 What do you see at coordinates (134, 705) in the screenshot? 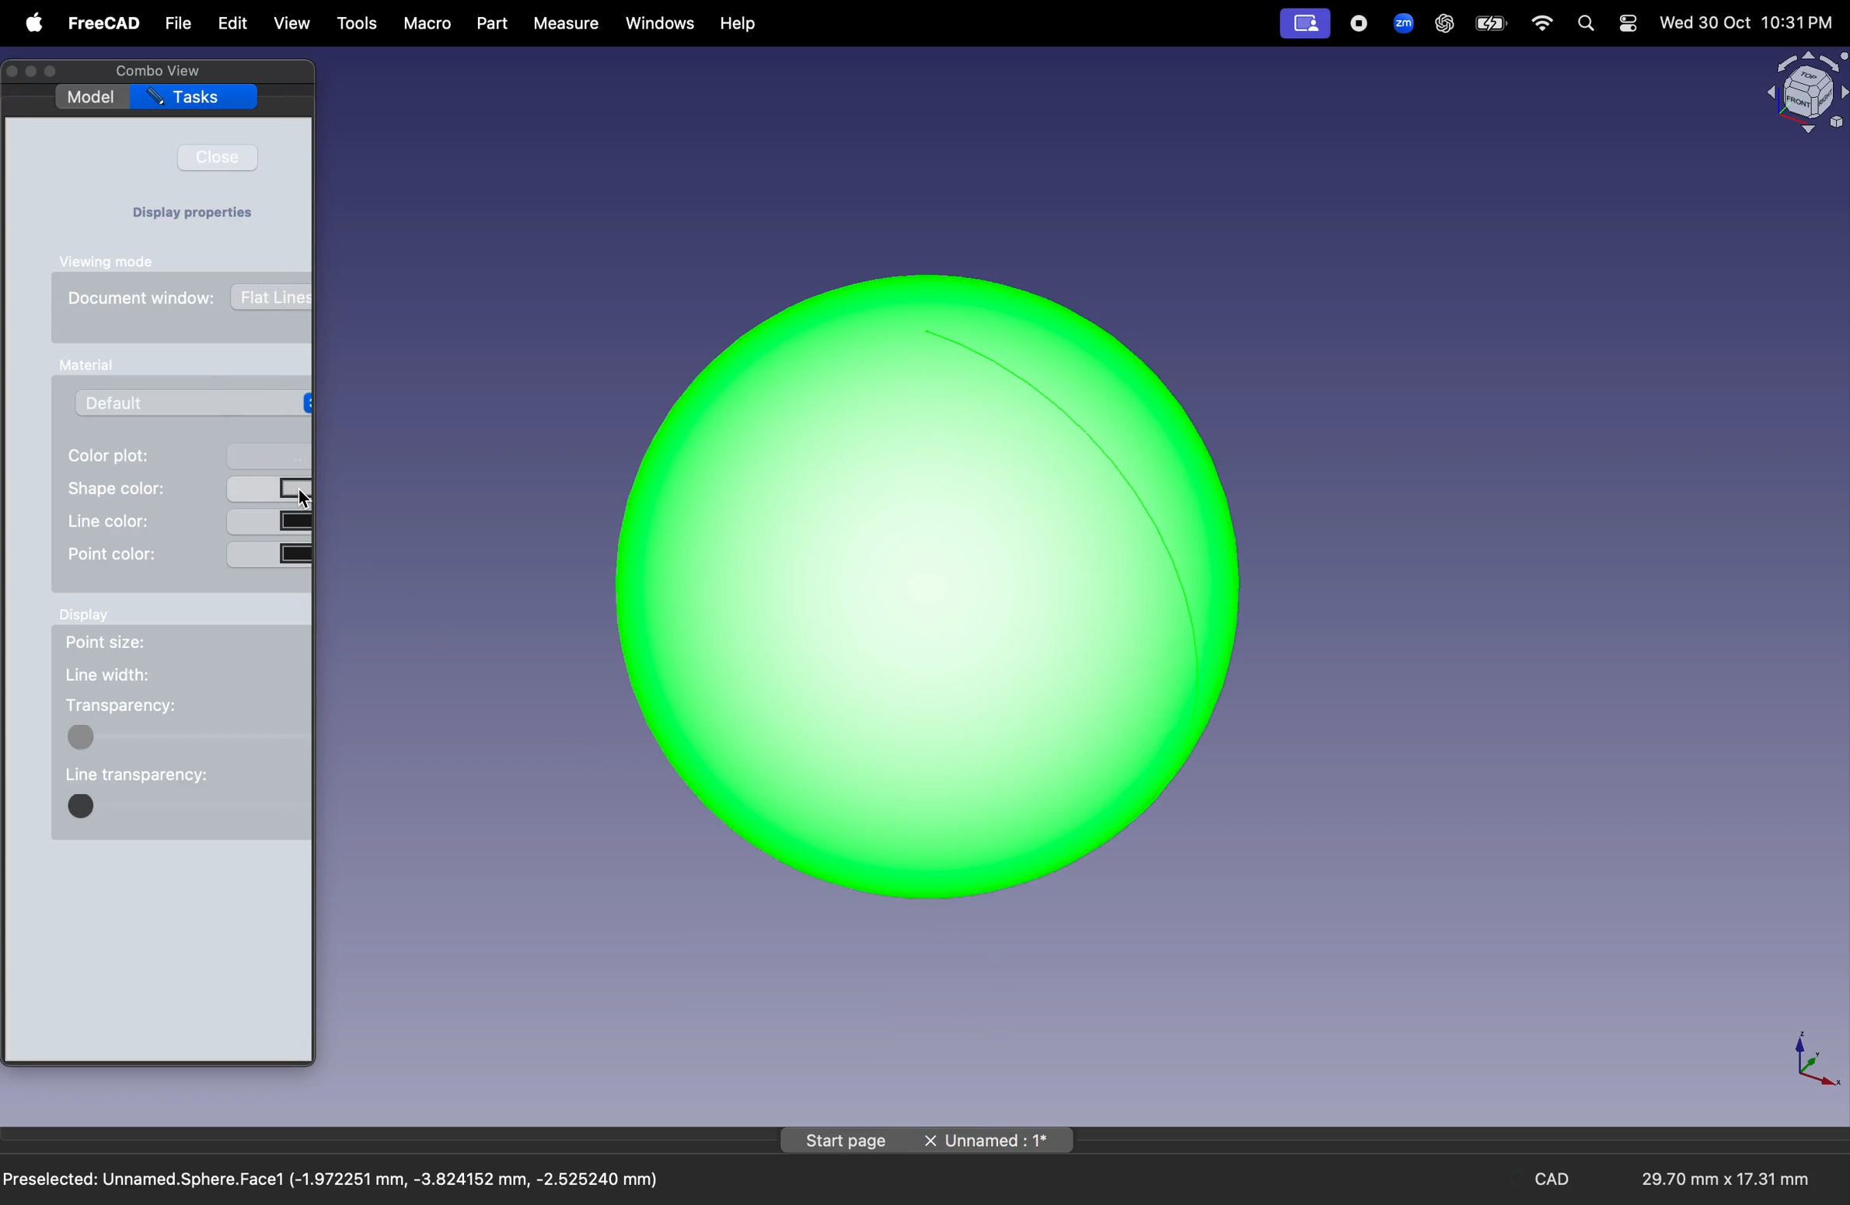
I see `transparency` at bounding box center [134, 705].